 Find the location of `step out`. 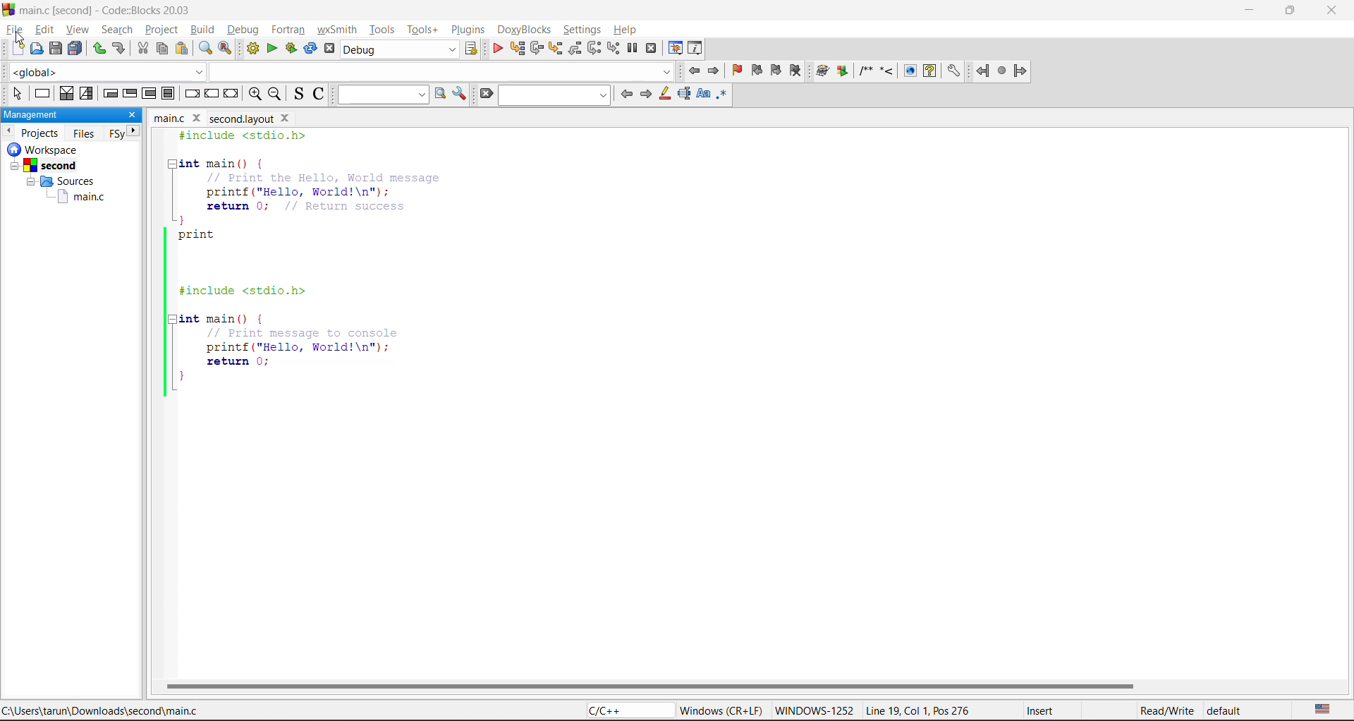

step out is located at coordinates (576, 49).